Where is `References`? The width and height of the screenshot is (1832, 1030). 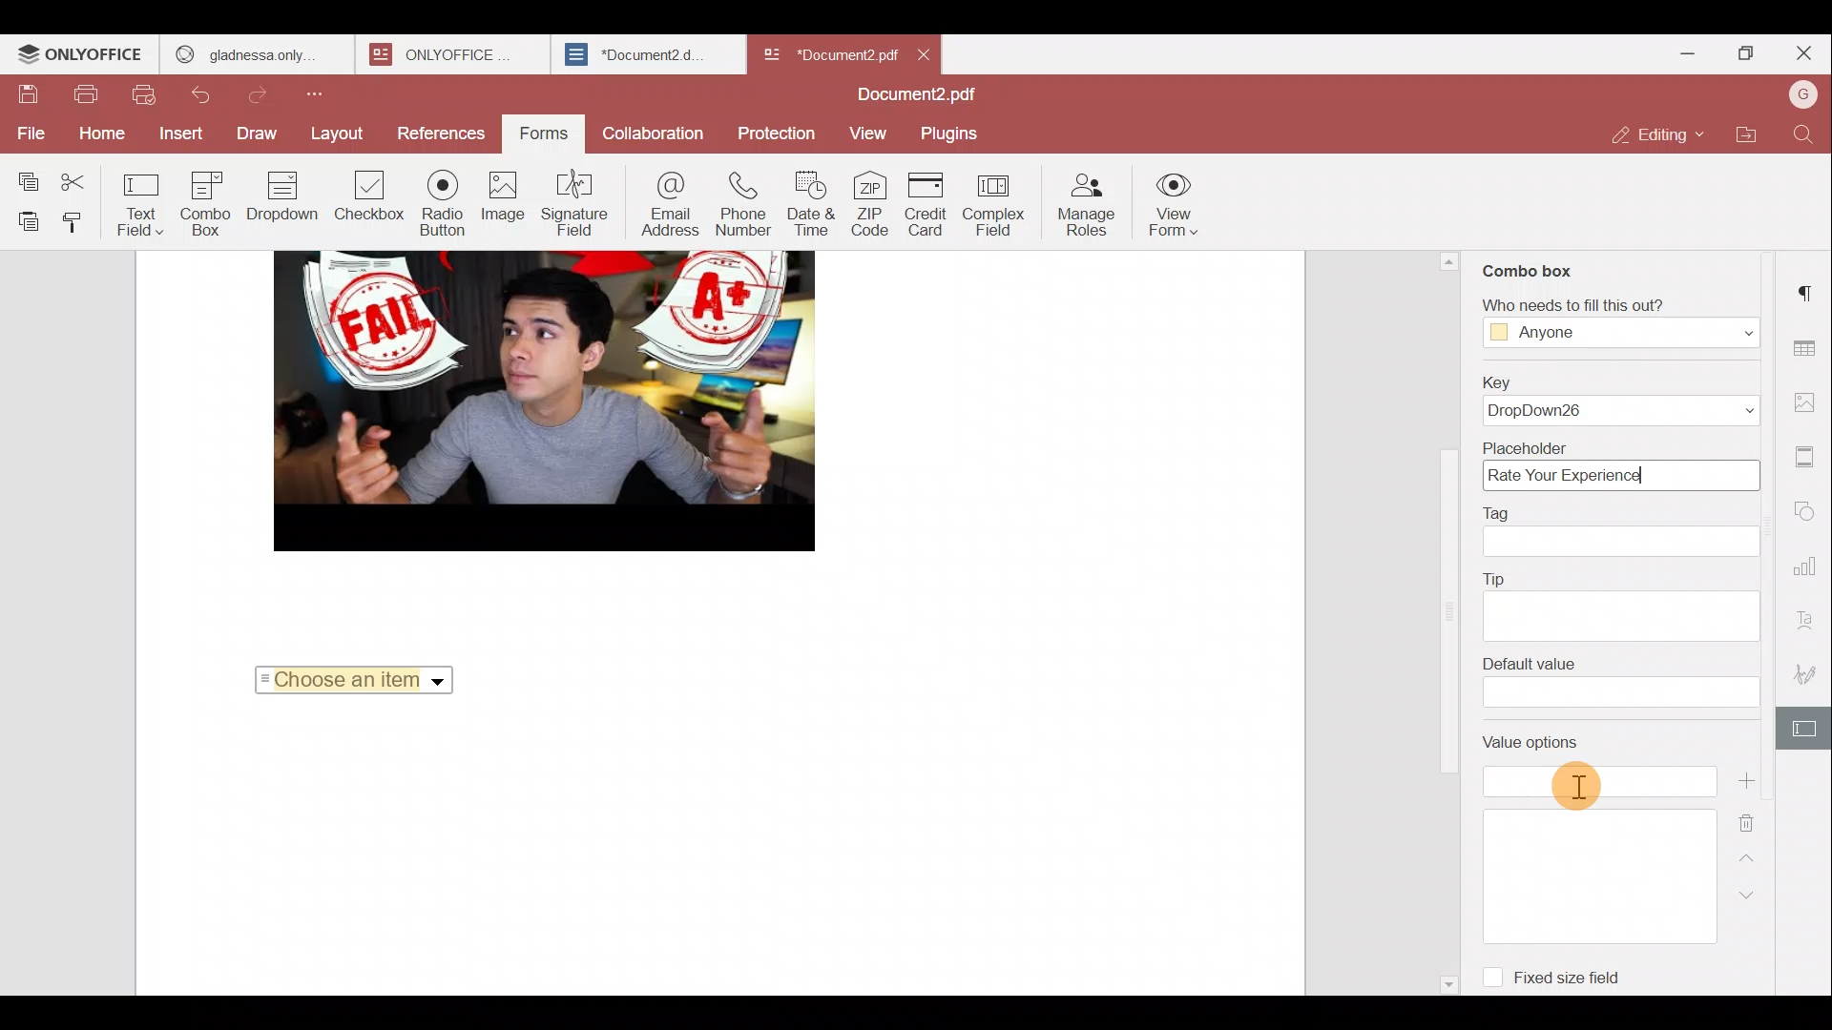
References is located at coordinates (437, 131).